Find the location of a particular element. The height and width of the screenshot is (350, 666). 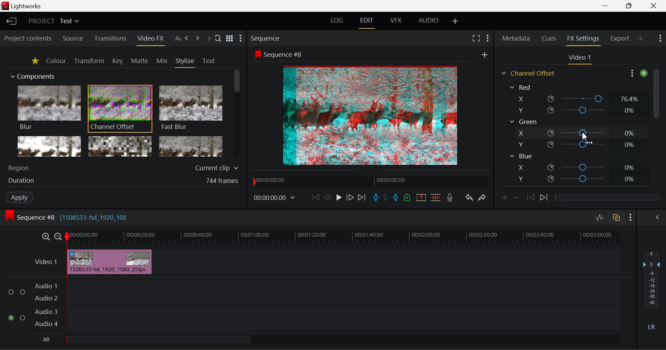

MOUSE_DOWN Cursor Position is located at coordinates (582, 133).